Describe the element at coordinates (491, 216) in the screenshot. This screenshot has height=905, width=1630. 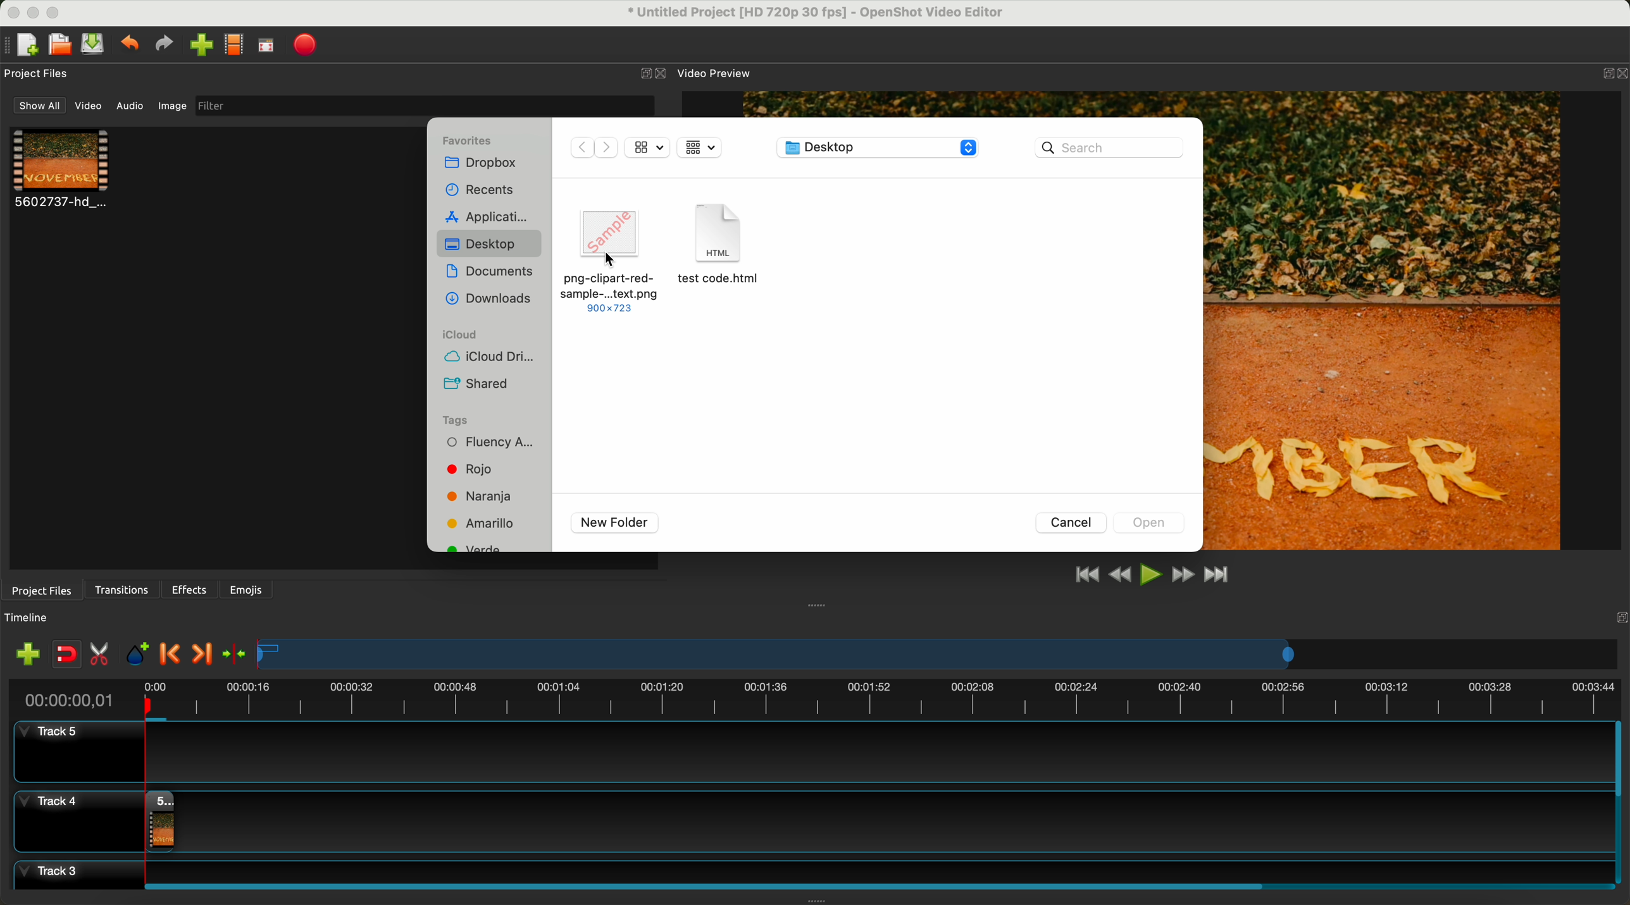
I see `applications` at that location.